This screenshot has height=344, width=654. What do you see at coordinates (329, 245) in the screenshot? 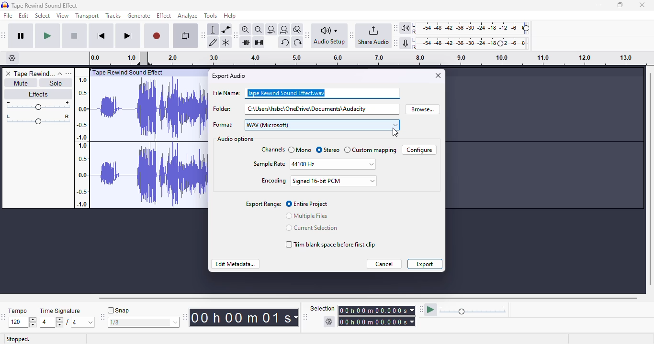
I see `trim blank space before first clip` at bounding box center [329, 245].